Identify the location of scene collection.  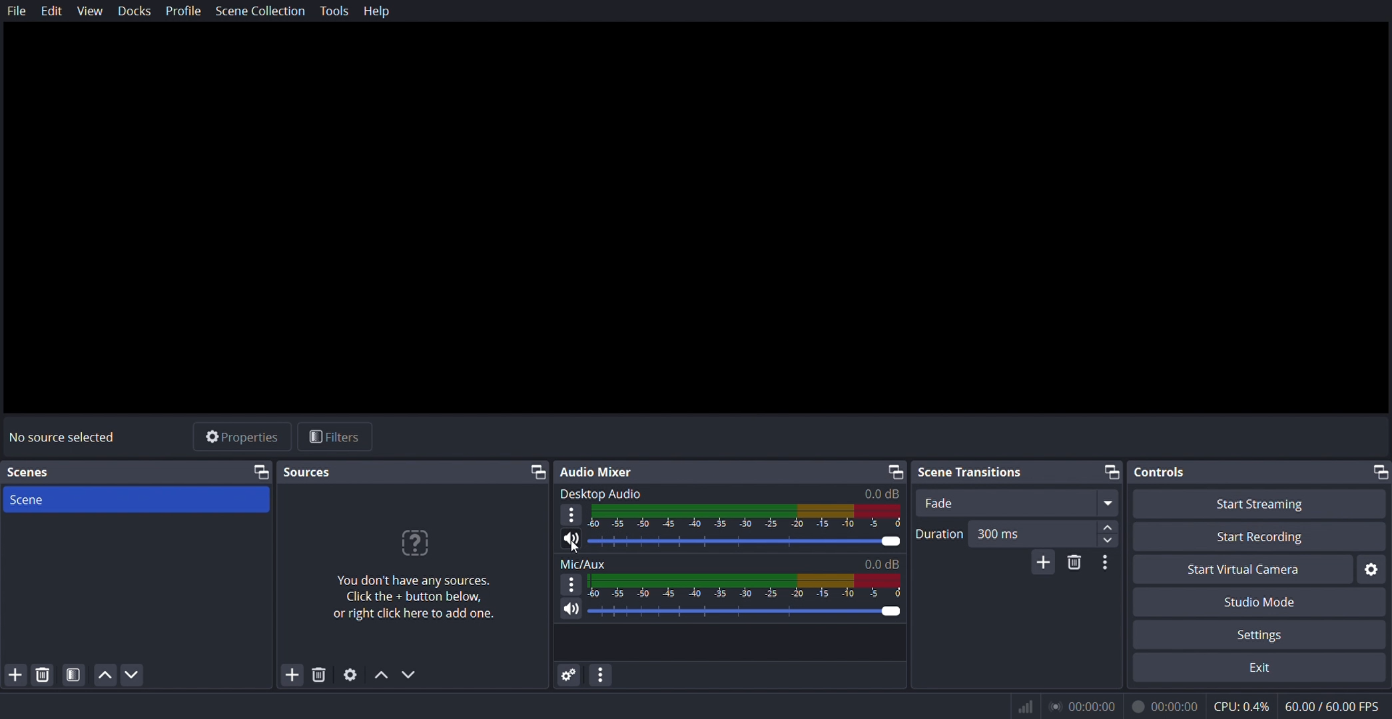
(262, 11).